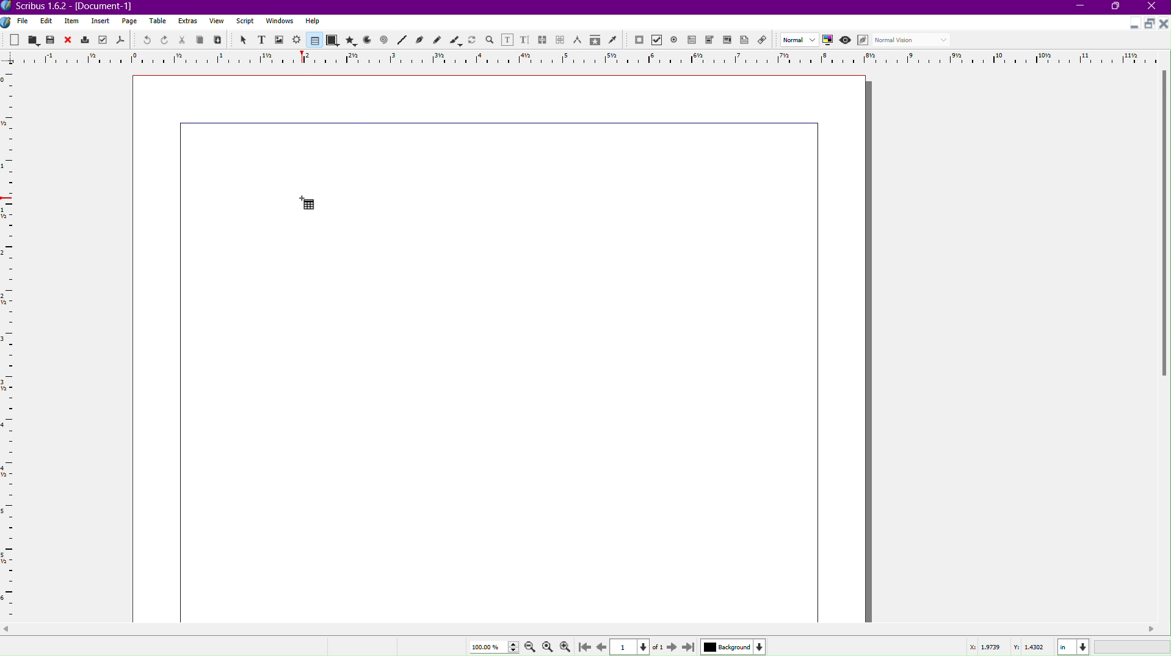  What do you see at coordinates (130, 21) in the screenshot?
I see `Page` at bounding box center [130, 21].